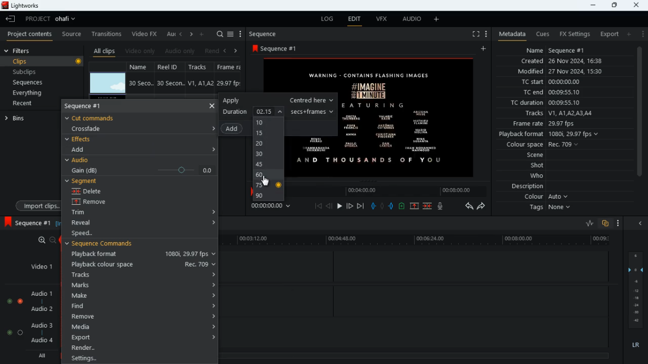 The height and width of the screenshot is (364, 648). I want to click on cues, so click(543, 34).